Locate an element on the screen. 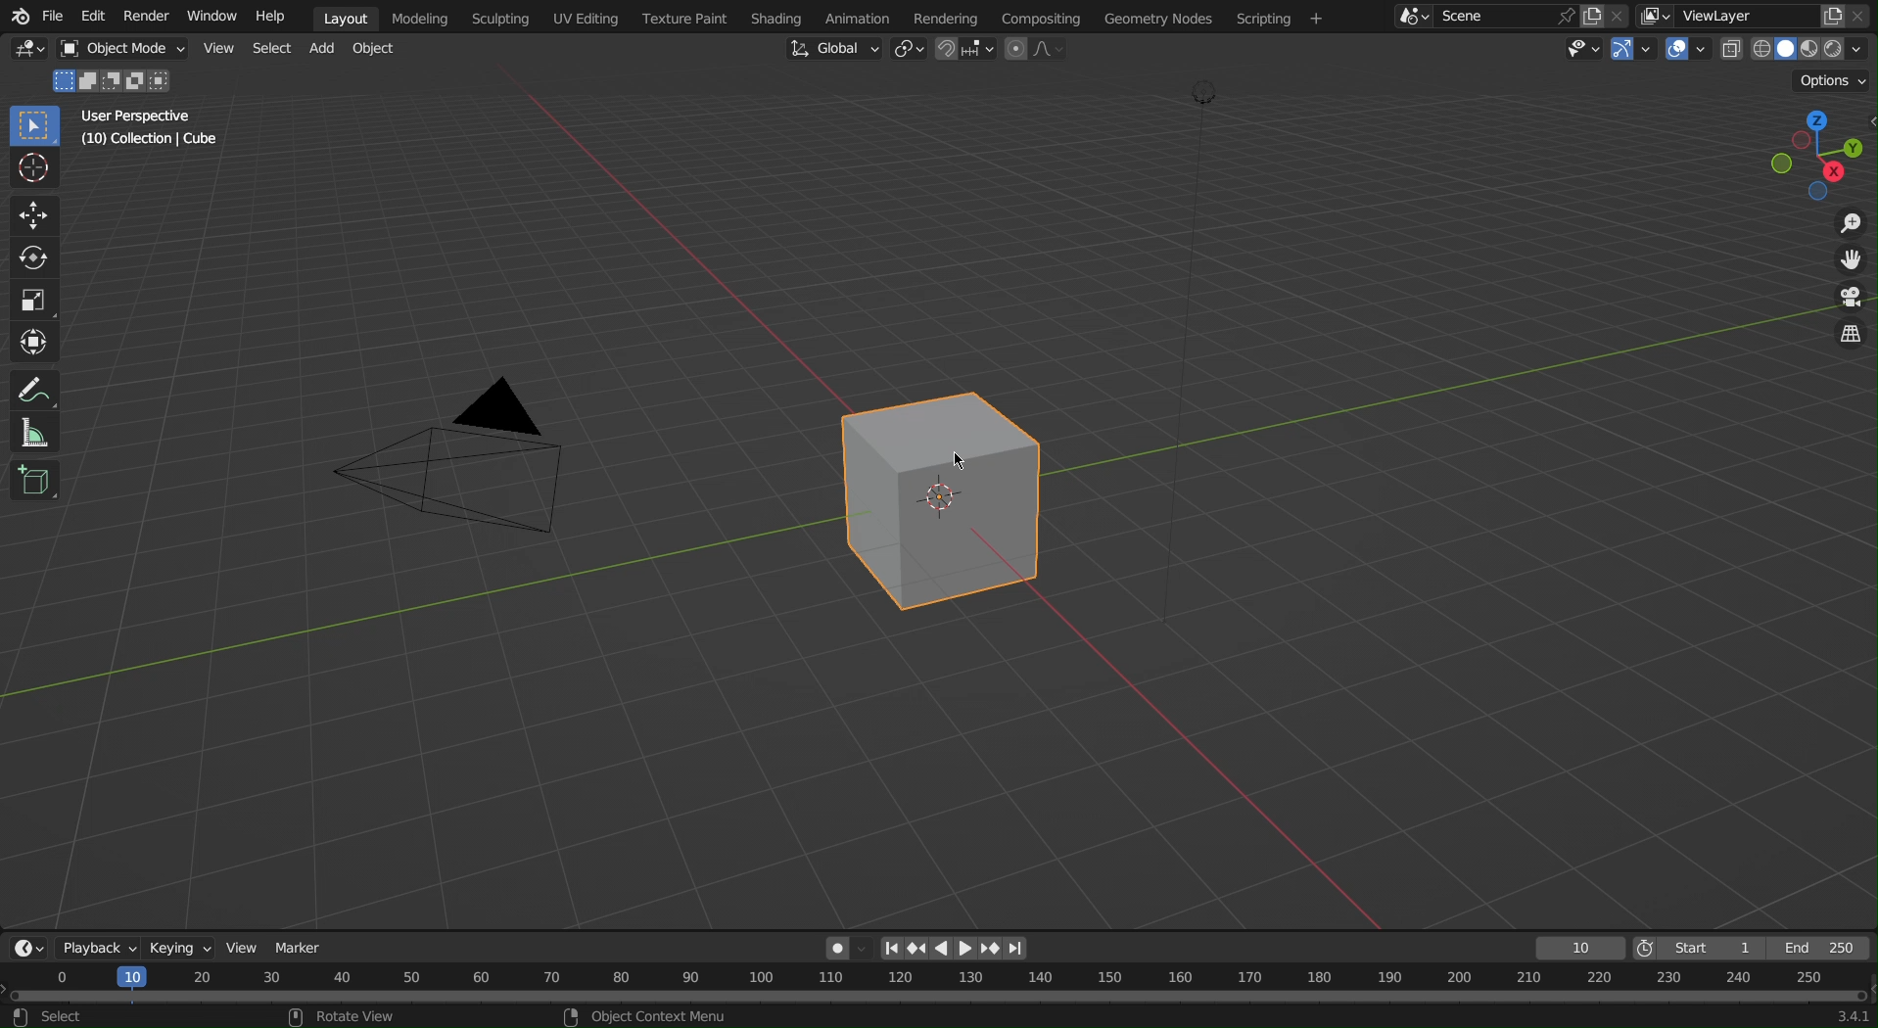  Playback is located at coordinates (93, 948).